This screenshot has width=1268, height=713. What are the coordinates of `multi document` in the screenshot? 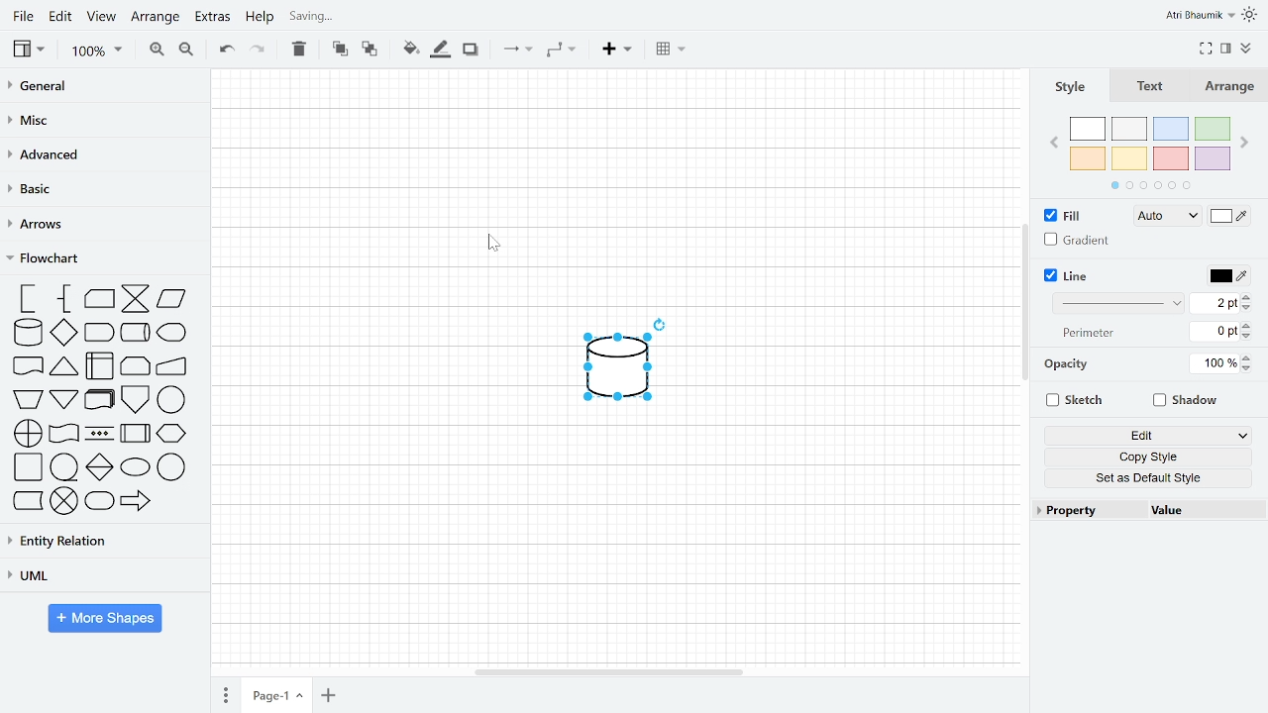 It's located at (98, 401).